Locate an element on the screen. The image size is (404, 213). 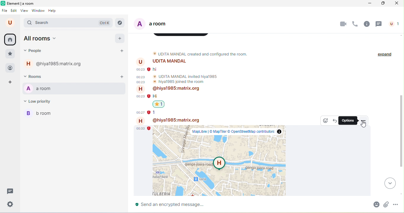
a room is located at coordinates (65, 89).